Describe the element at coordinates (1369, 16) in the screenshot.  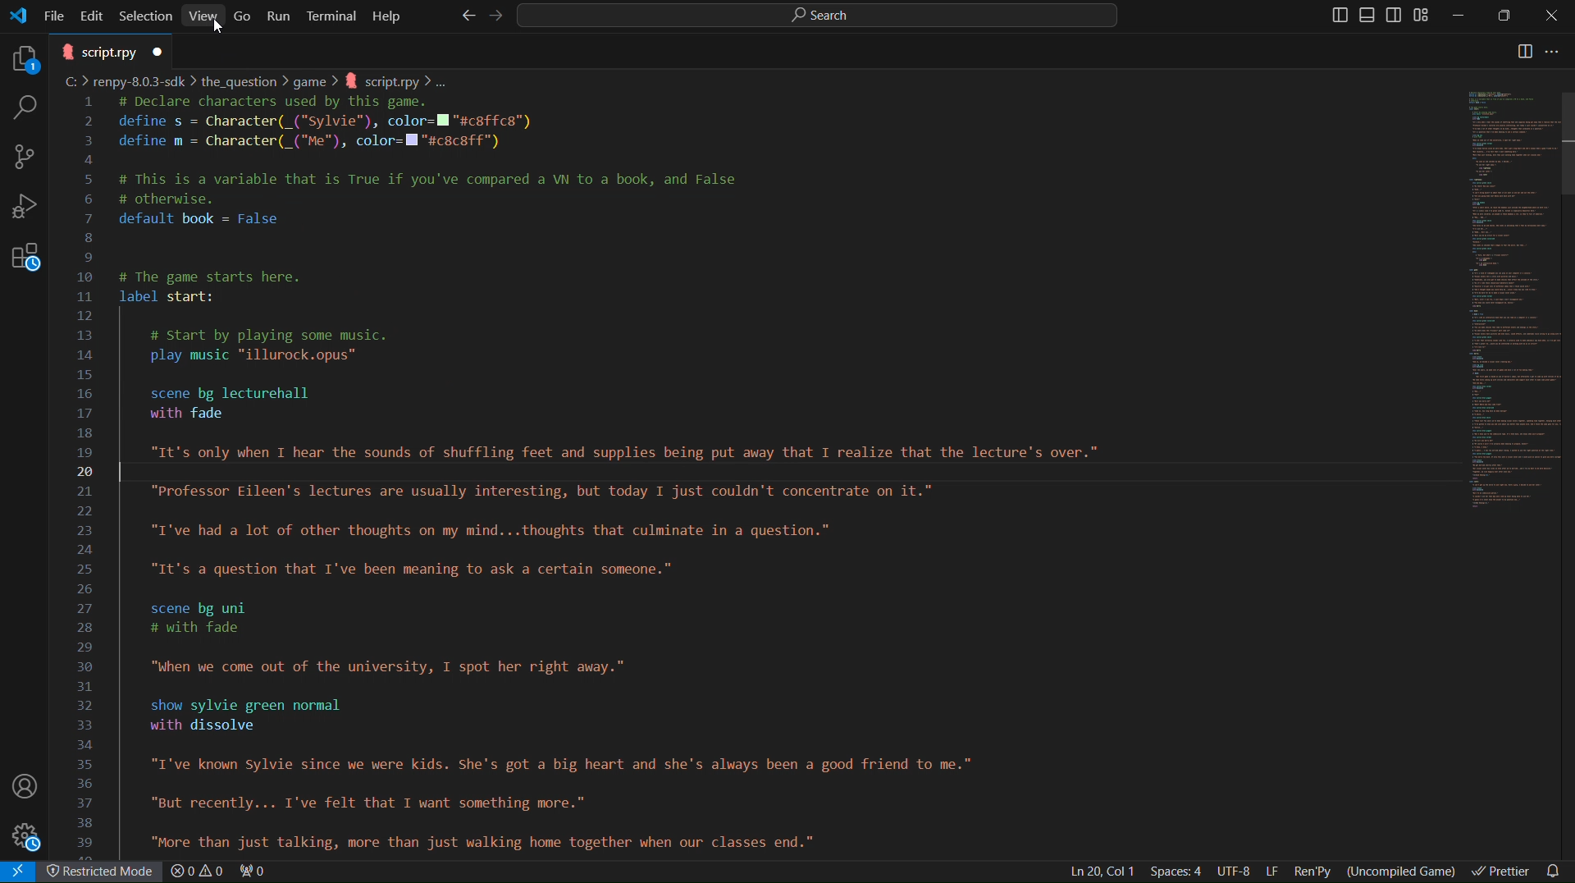
I see `Toggle Panel` at that location.